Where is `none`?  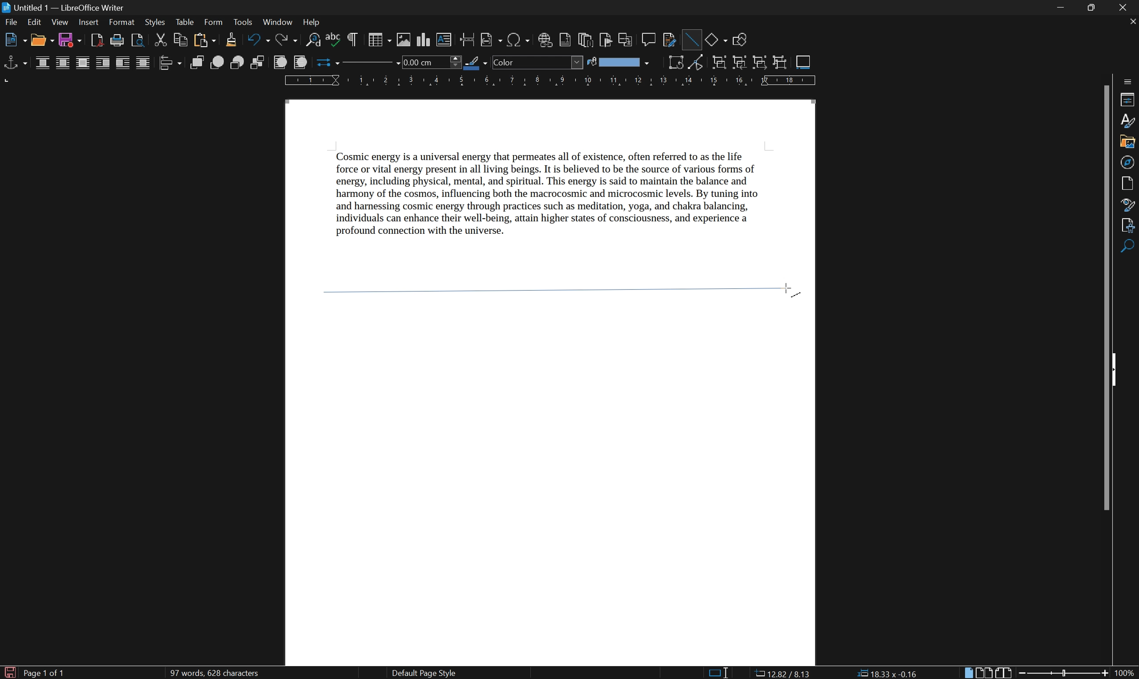
none is located at coordinates (44, 63).